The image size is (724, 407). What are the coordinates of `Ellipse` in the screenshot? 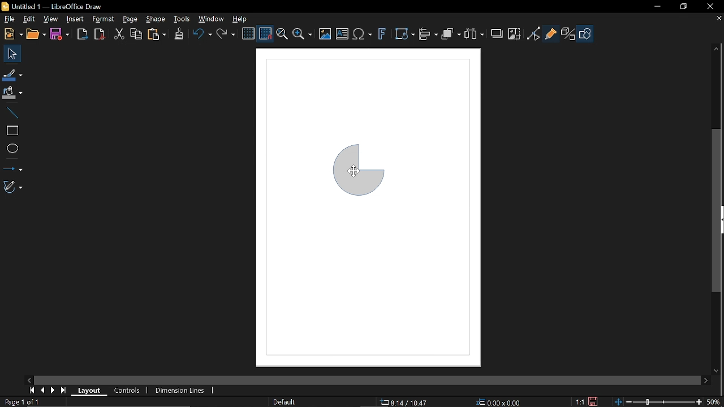 It's located at (12, 148).